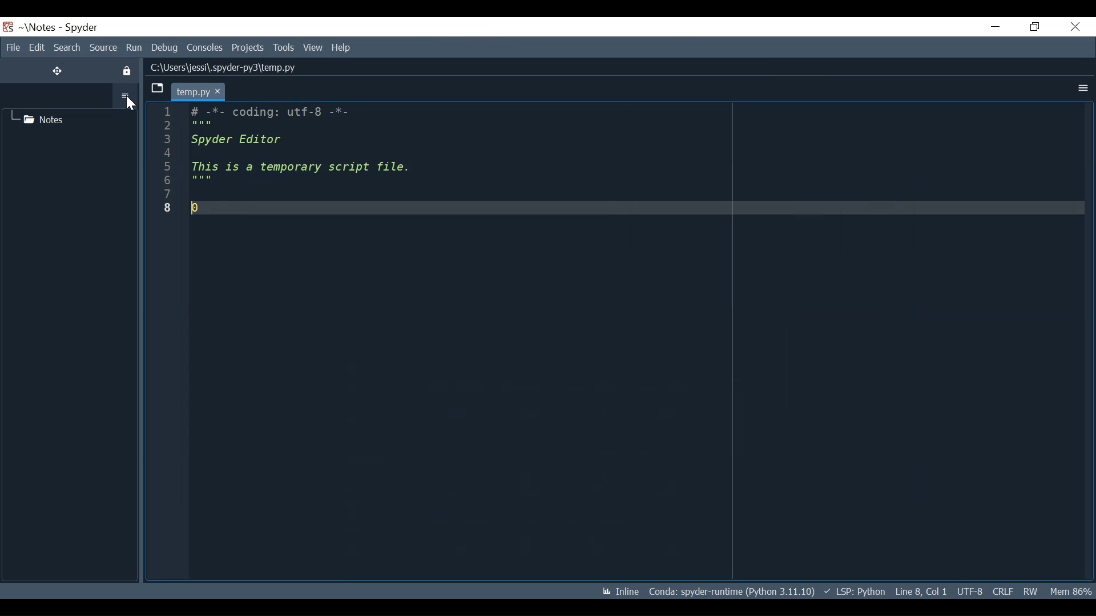  Describe the element at coordinates (235, 66) in the screenshot. I see `C:\Users\jessi\.spyder-pys\temp.py` at that location.